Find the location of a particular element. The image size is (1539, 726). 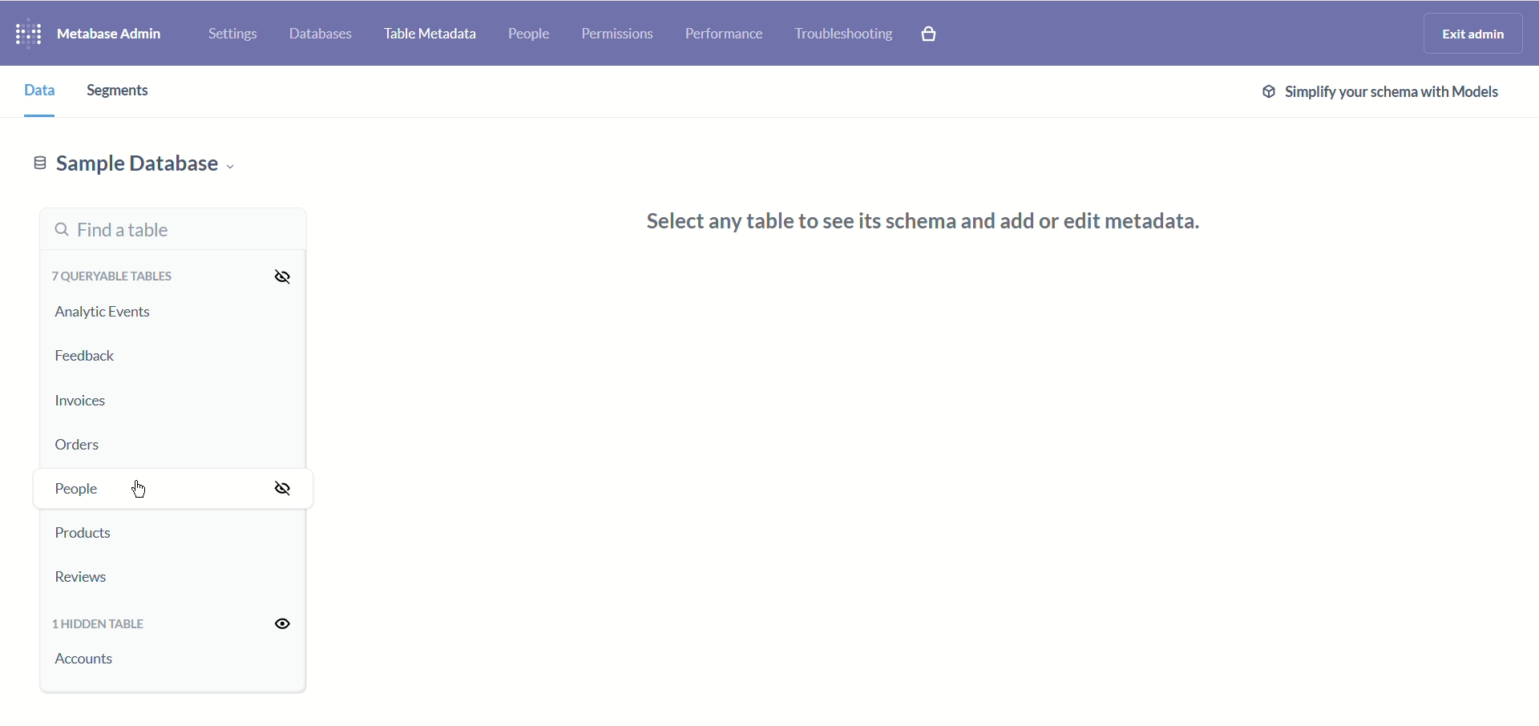

People is located at coordinates (115, 486).